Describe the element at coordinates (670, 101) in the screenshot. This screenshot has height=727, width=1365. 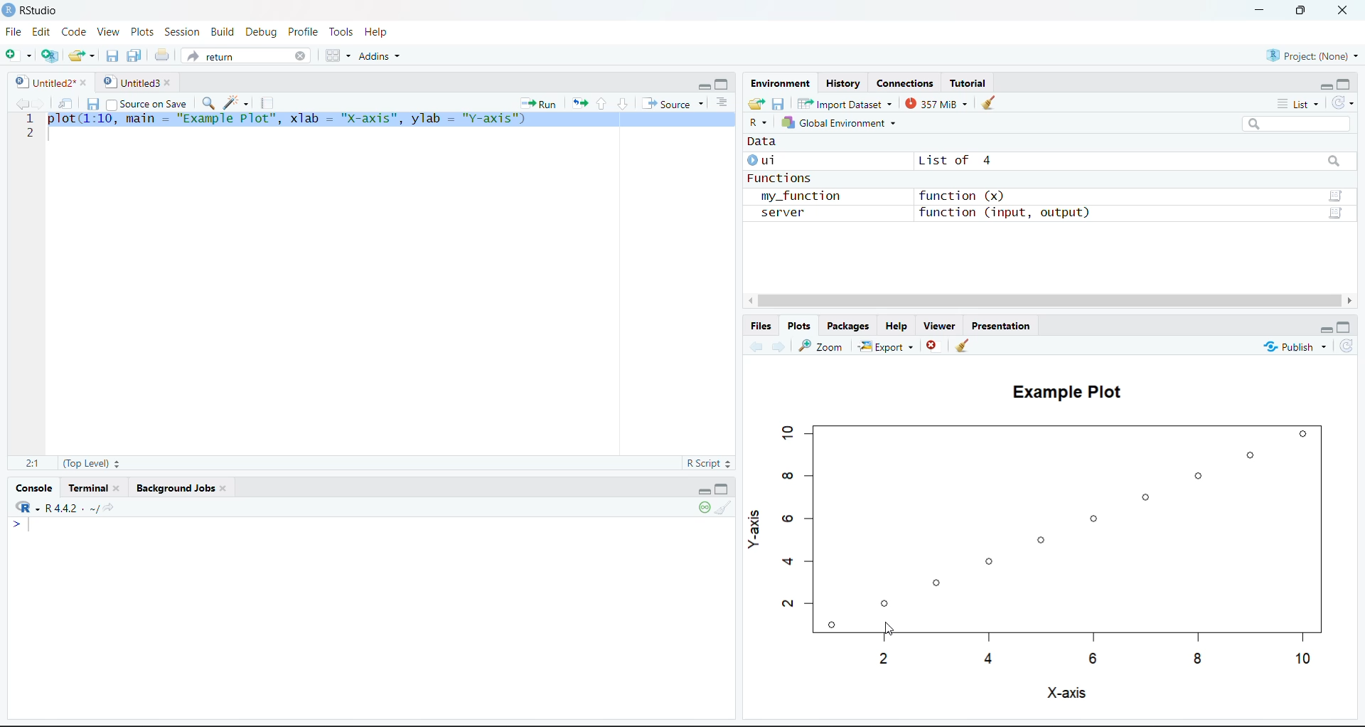
I see `Source the contents of the active document` at that location.